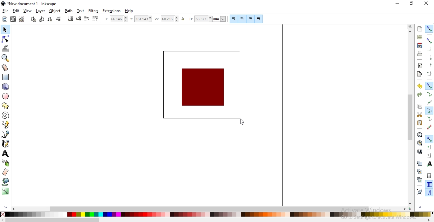 This screenshot has width=434, height=222. I want to click on edit, so click(16, 10).